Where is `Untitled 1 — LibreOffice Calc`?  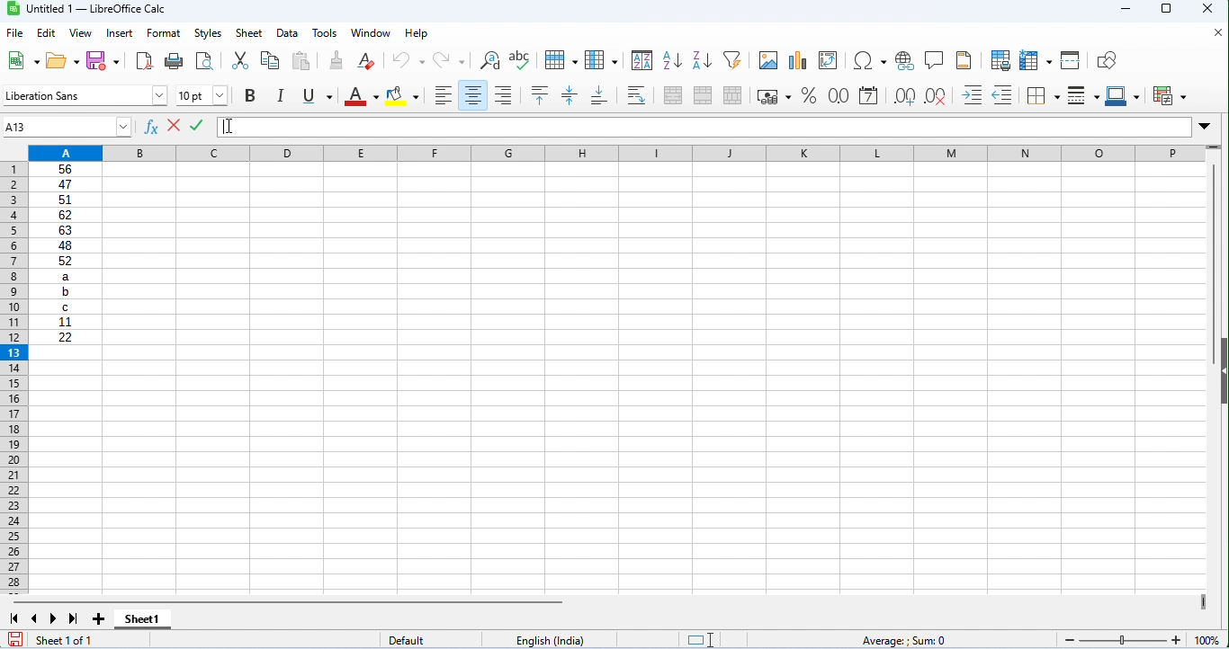 Untitled 1 — LibreOffice Calc is located at coordinates (96, 9).